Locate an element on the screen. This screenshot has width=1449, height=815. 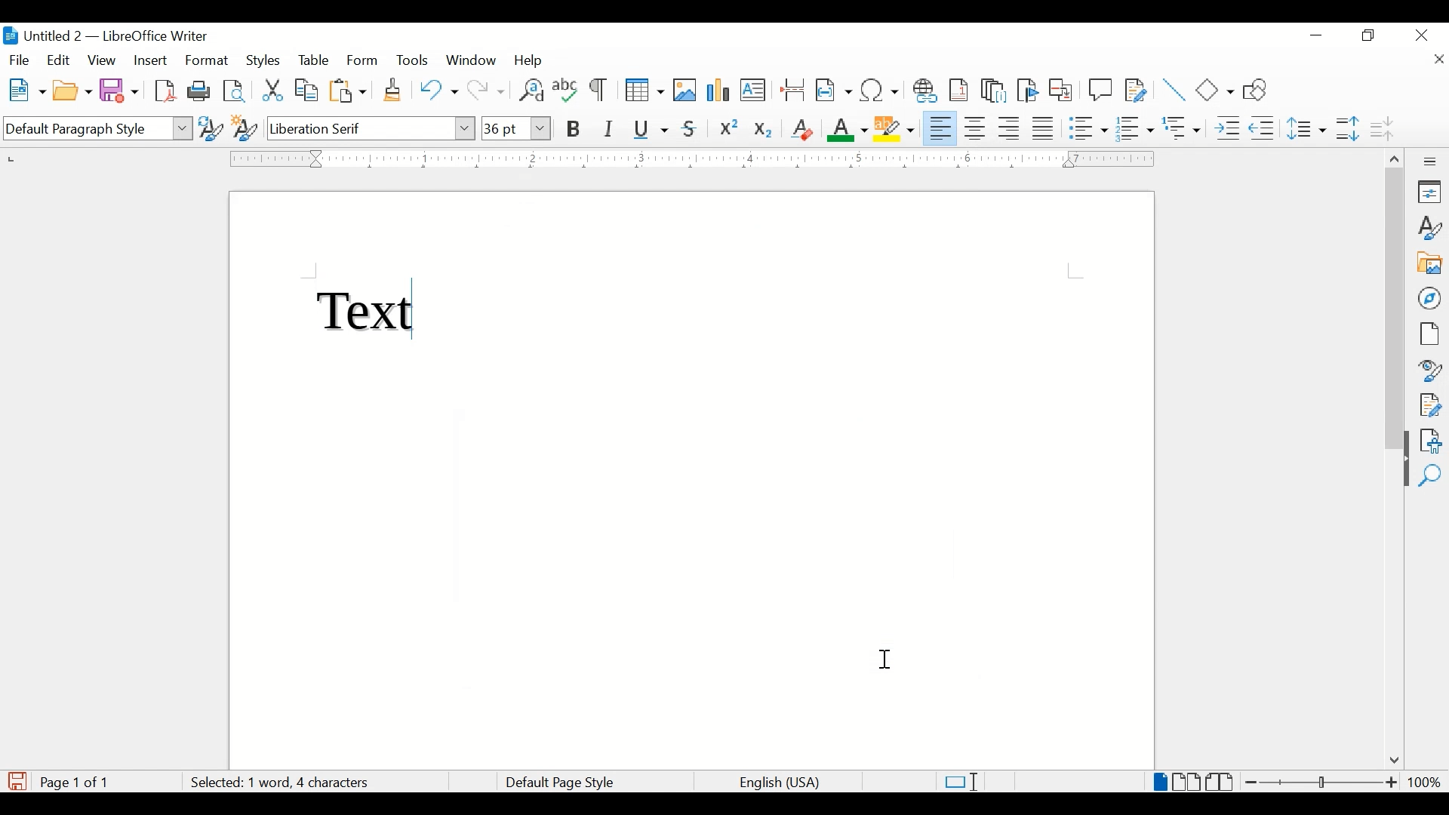
properties is located at coordinates (1431, 192).